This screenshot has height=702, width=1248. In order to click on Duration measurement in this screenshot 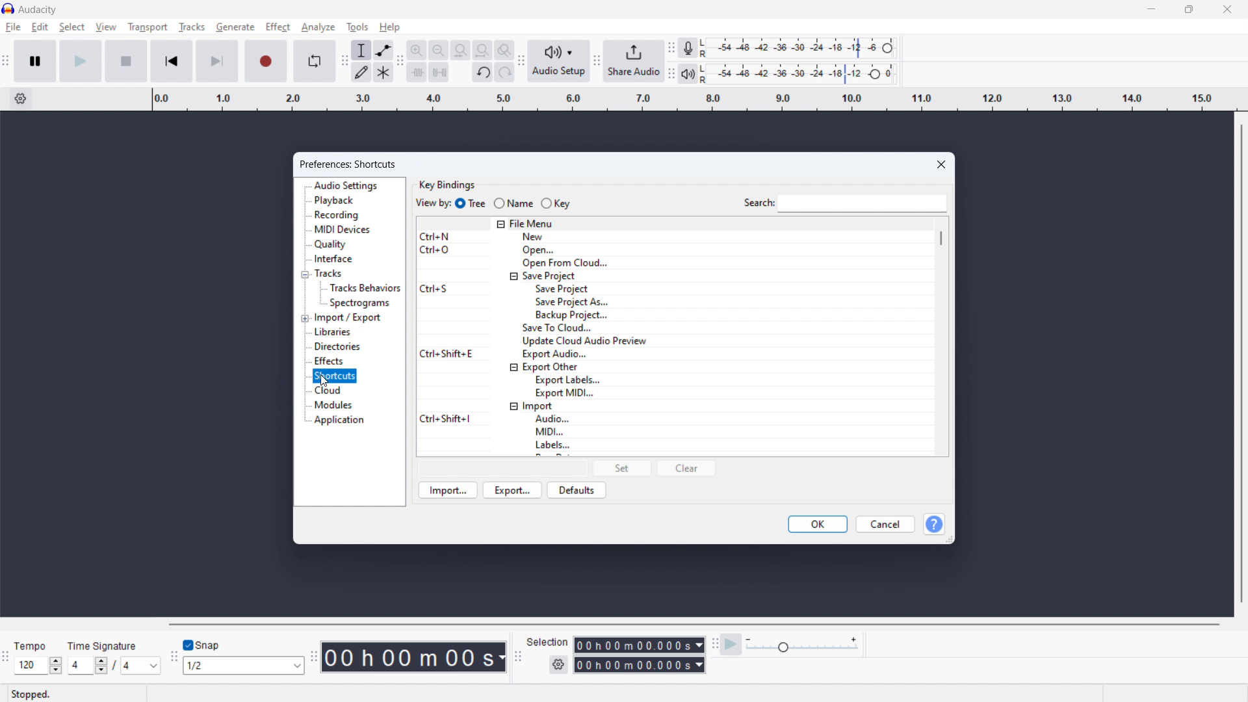, I will do `click(502, 658)`.